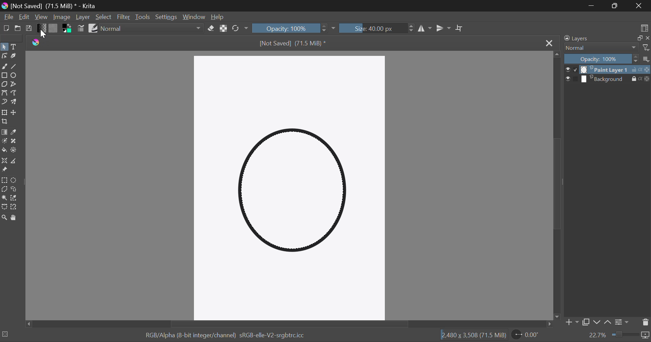 The image size is (651, 342). What do you see at coordinates (4, 151) in the screenshot?
I see `Fill` at bounding box center [4, 151].